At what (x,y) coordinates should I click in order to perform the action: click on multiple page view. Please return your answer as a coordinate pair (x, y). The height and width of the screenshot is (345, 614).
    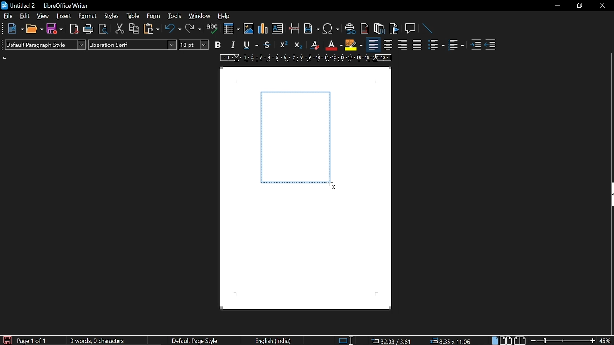
    Looking at the image, I should click on (506, 341).